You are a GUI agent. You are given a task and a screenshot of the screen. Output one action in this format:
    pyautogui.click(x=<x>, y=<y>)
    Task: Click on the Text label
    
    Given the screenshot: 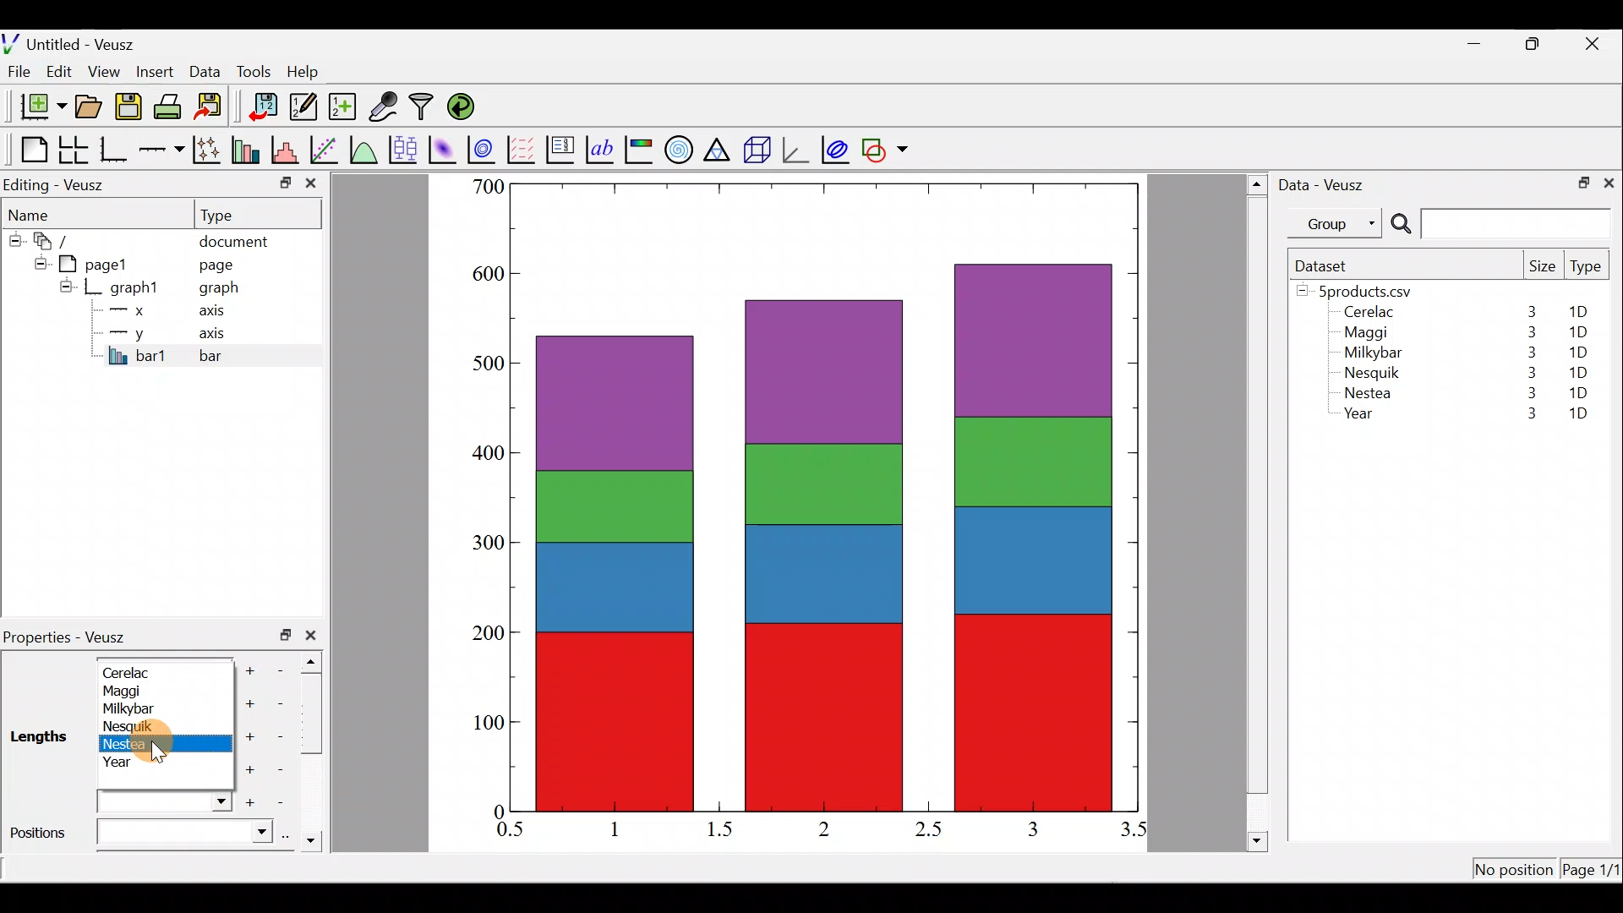 What is the action you would take?
    pyautogui.click(x=602, y=147)
    